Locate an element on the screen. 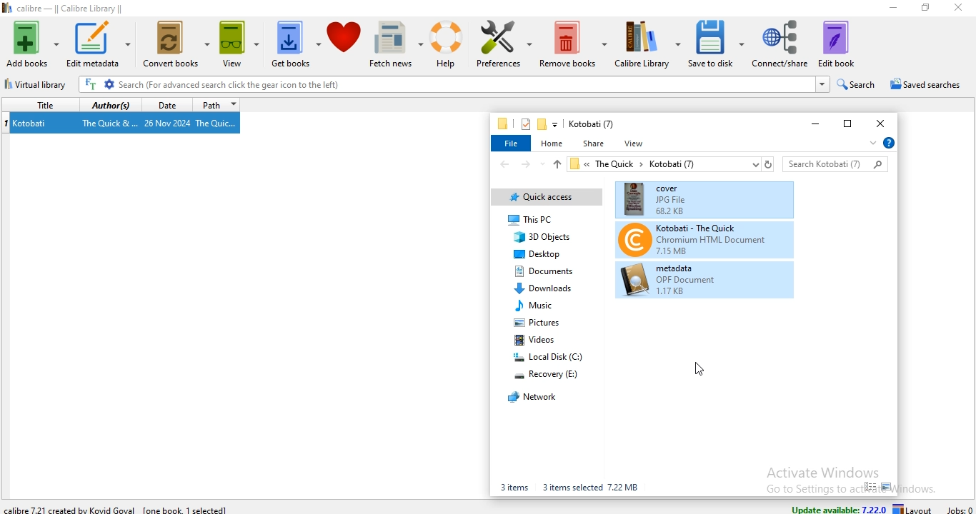 The image size is (976, 514). add books is located at coordinates (32, 44).